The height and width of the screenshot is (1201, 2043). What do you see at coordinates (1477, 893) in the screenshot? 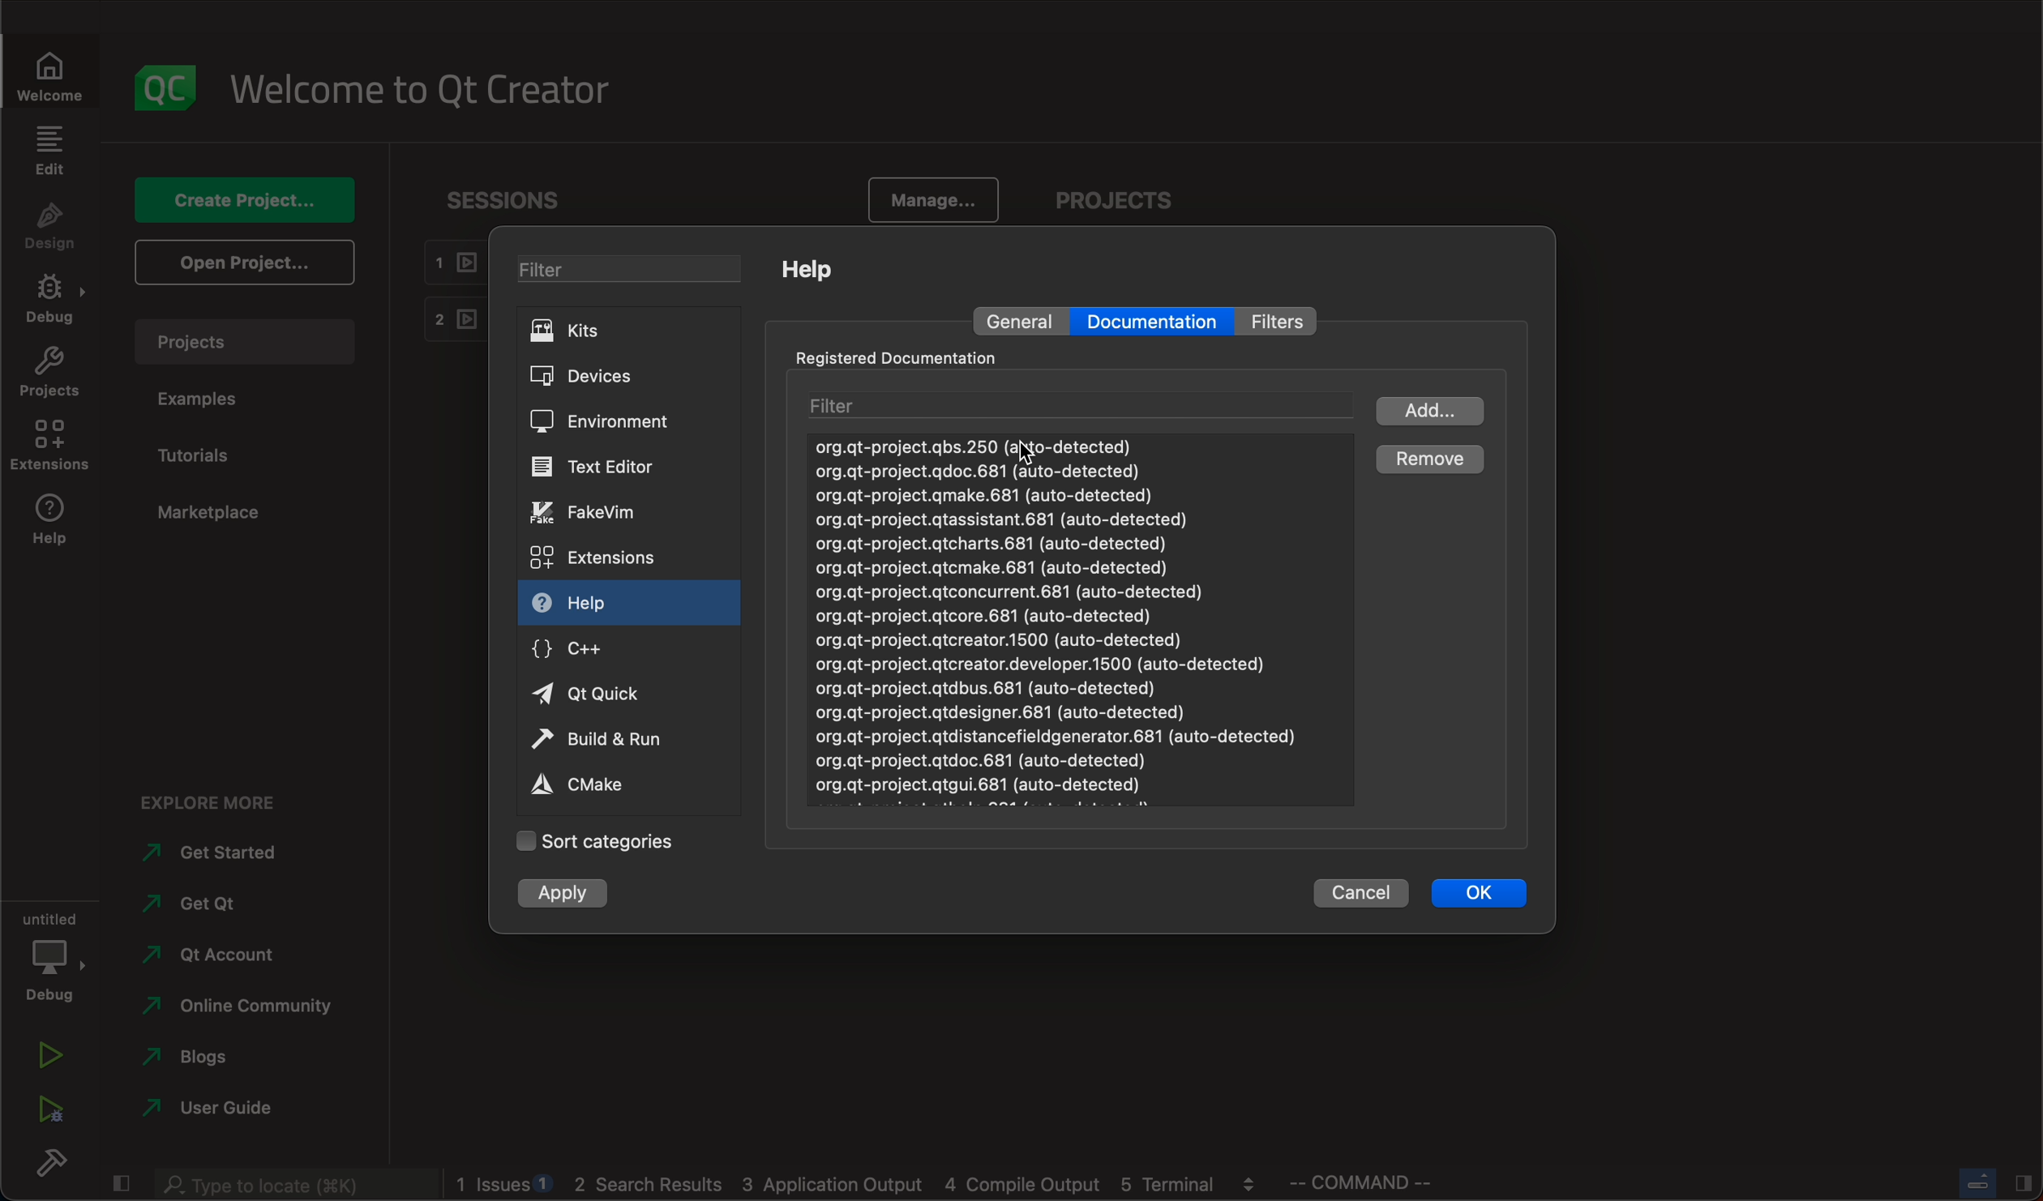
I see `ok` at bounding box center [1477, 893].